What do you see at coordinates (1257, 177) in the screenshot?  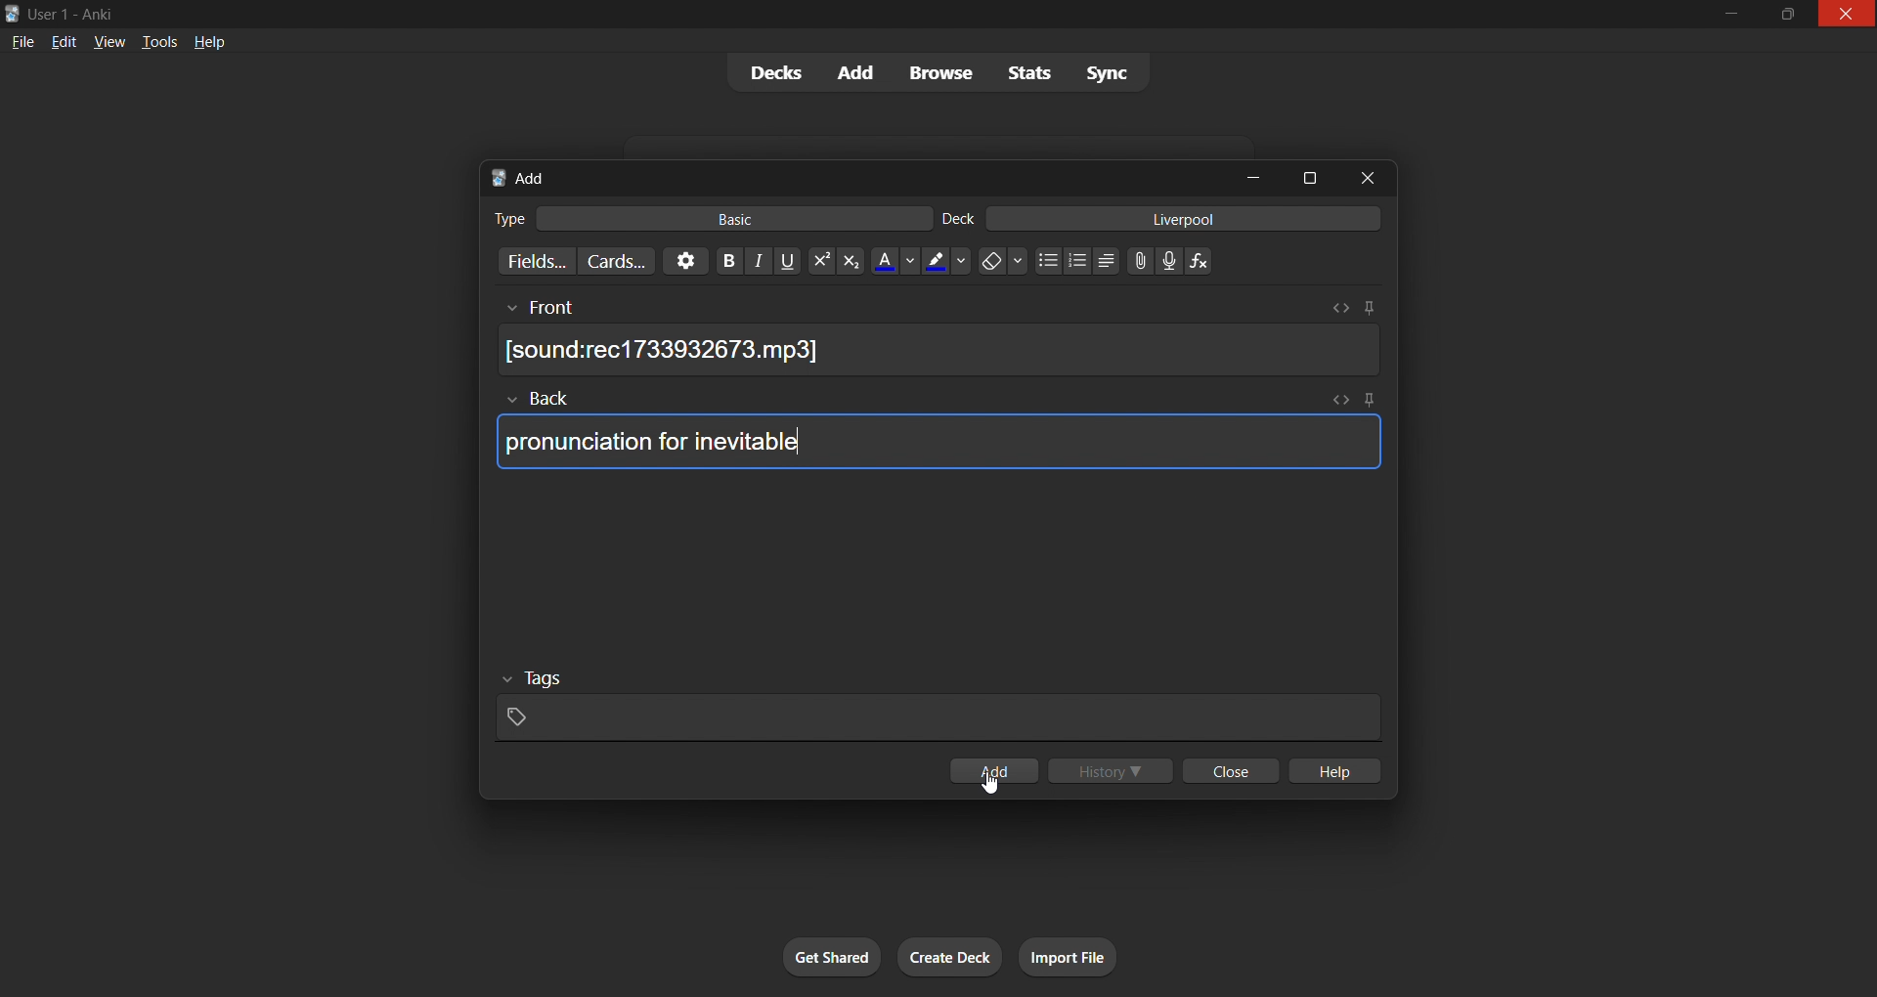 I see `minimize` at bounding box center [1257, 177].